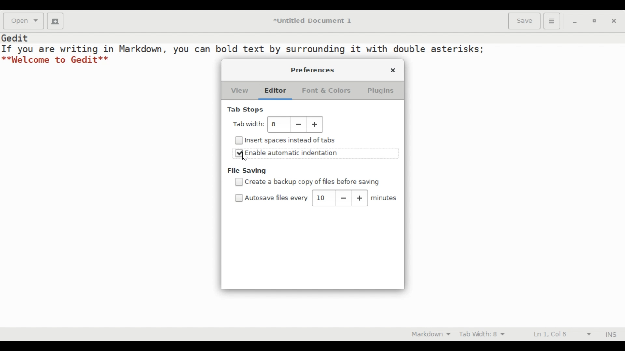  What do you see at coordinates (243, 48) in the screenshot?
I see `If you are writing in Markdown, you can bold text by surrounding it with double asterisks;` at bounding box center [243, 48].